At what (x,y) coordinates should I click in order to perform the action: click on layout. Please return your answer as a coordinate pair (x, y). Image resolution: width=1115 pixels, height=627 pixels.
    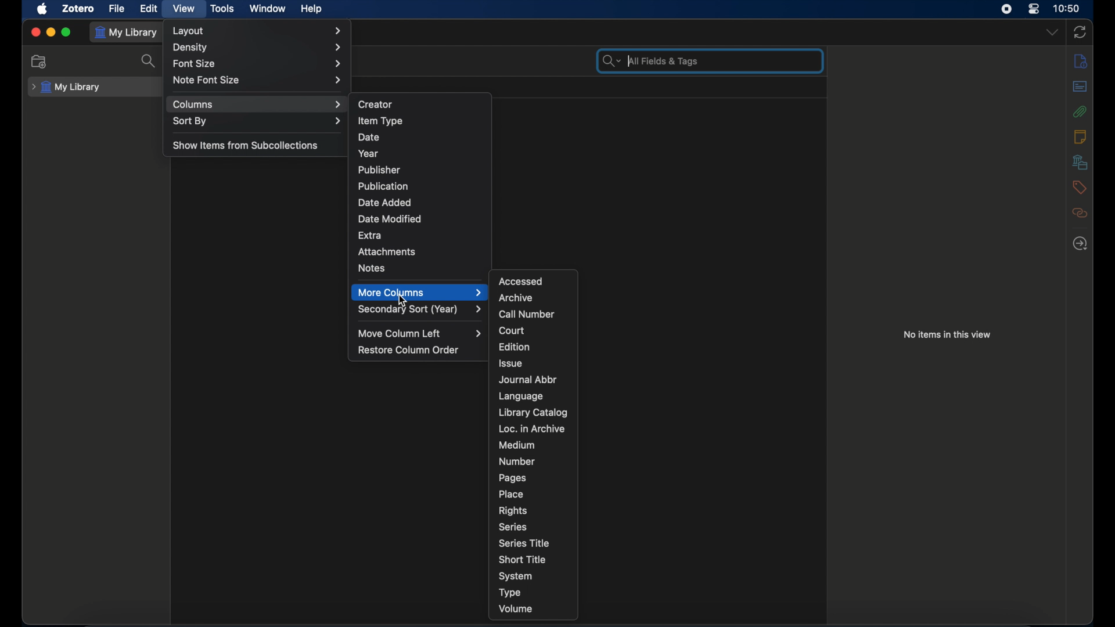
    Looking at the image, I should click on (257, 31).